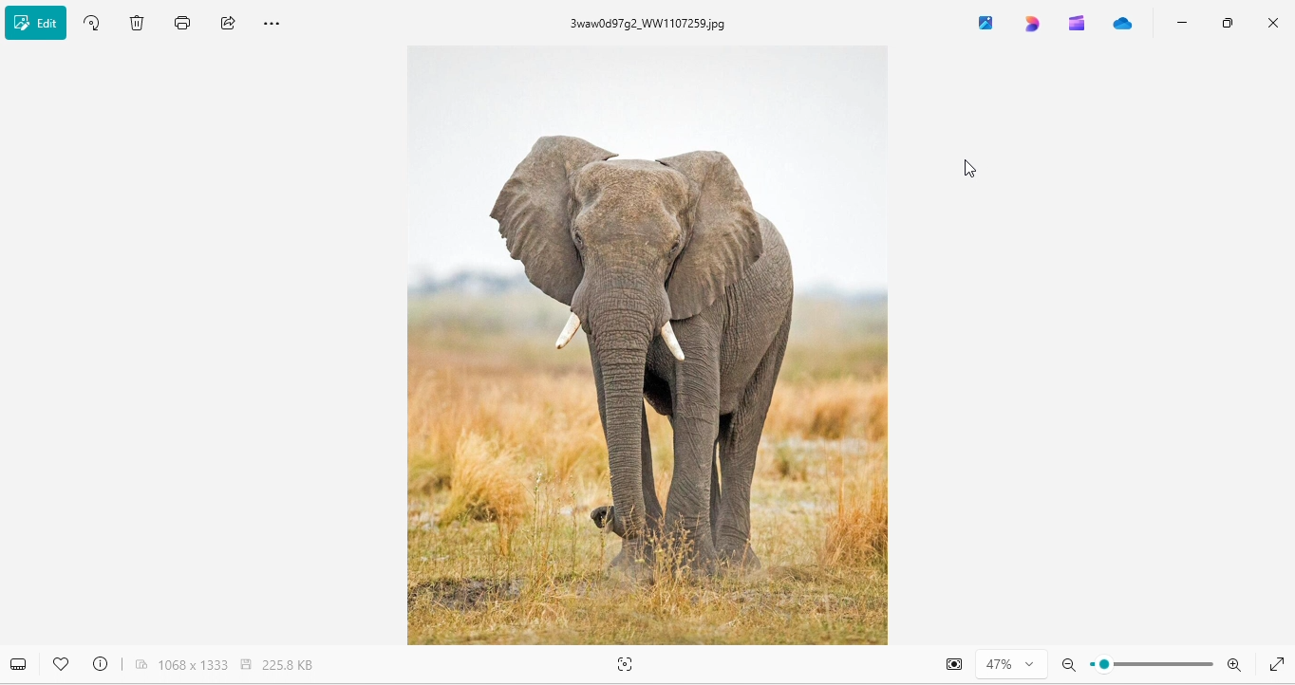 The image size is (1295, 685). Describe the element at coordinates (101, 668) in the screenshot. I see `info` at that location.